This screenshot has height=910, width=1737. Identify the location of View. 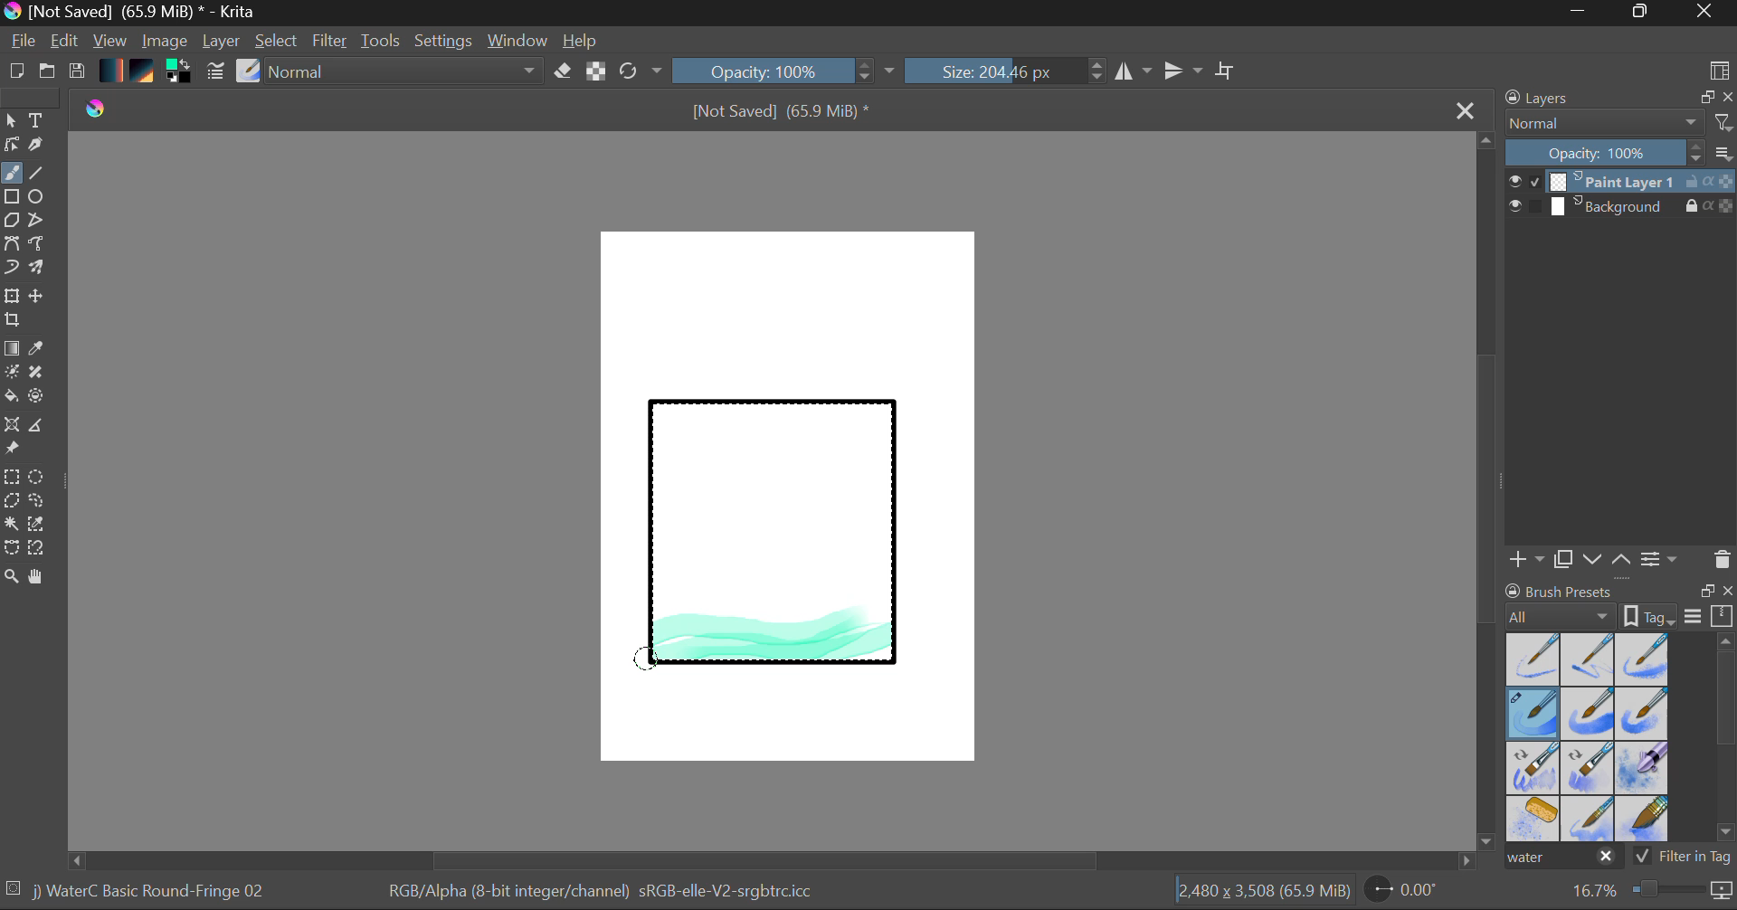
(110, 41).